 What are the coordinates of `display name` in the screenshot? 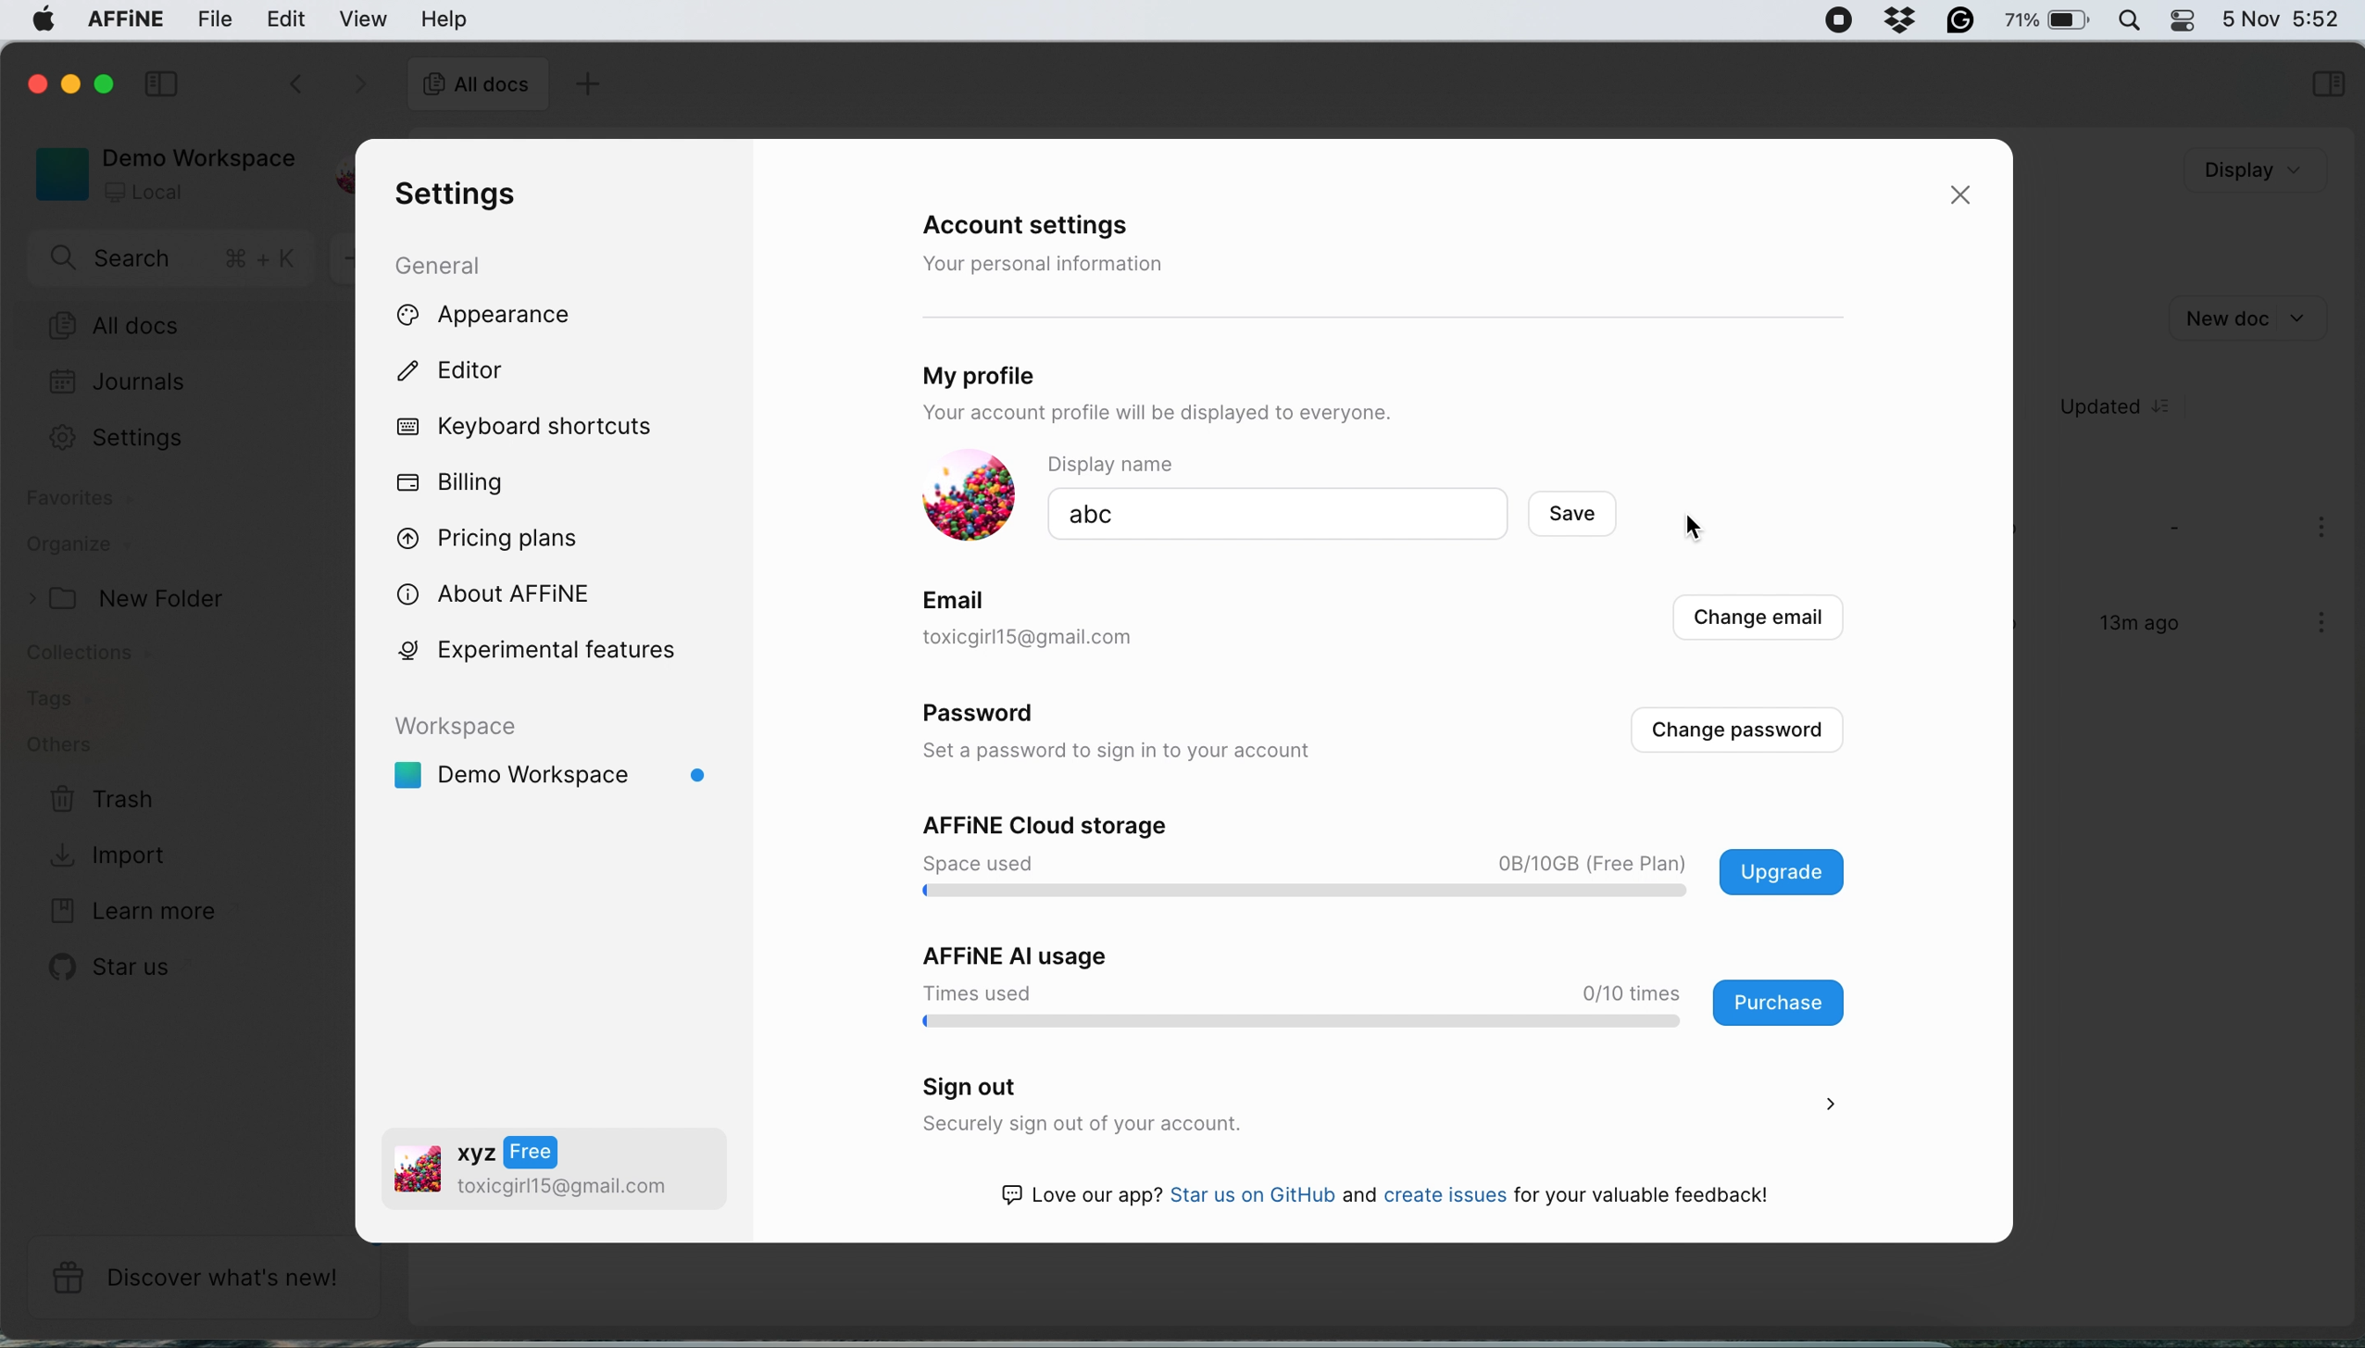 It's located at (1132, 464).